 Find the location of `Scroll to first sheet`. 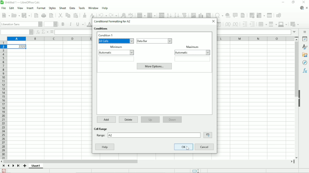

Scroll to first sheet is located at coordinates (3, 166).